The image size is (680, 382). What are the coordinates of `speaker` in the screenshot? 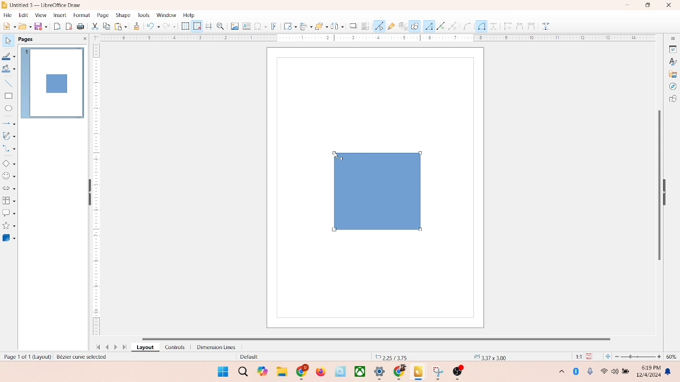 It's located at (616, 371).